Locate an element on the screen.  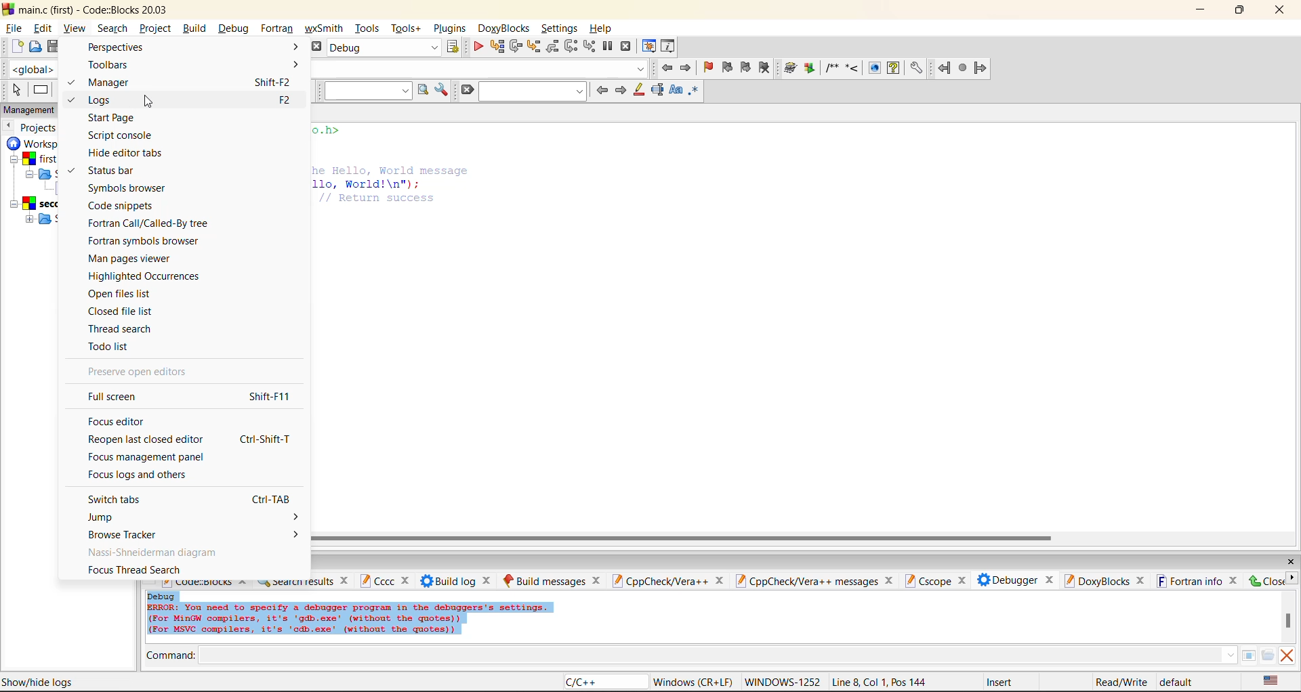
clear output window is located at coordinates (1285, 657).